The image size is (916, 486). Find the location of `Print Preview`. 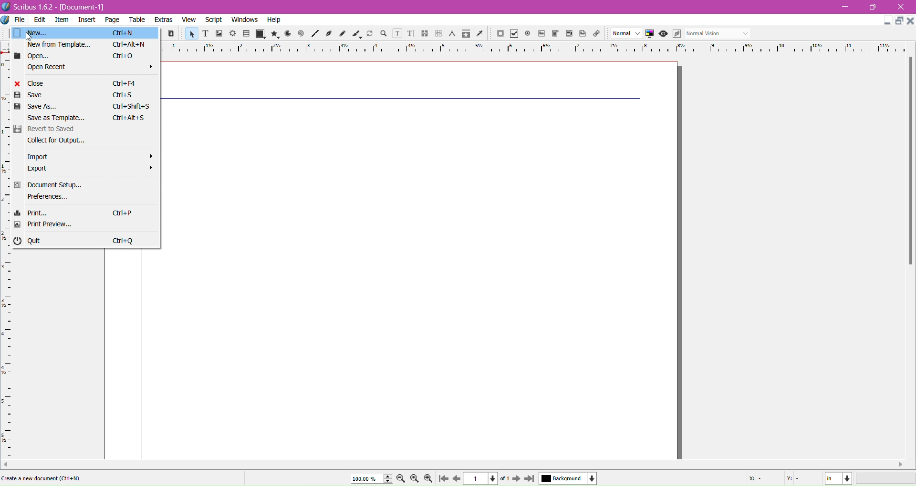

Print Preview is located at coordinates (86, 224).